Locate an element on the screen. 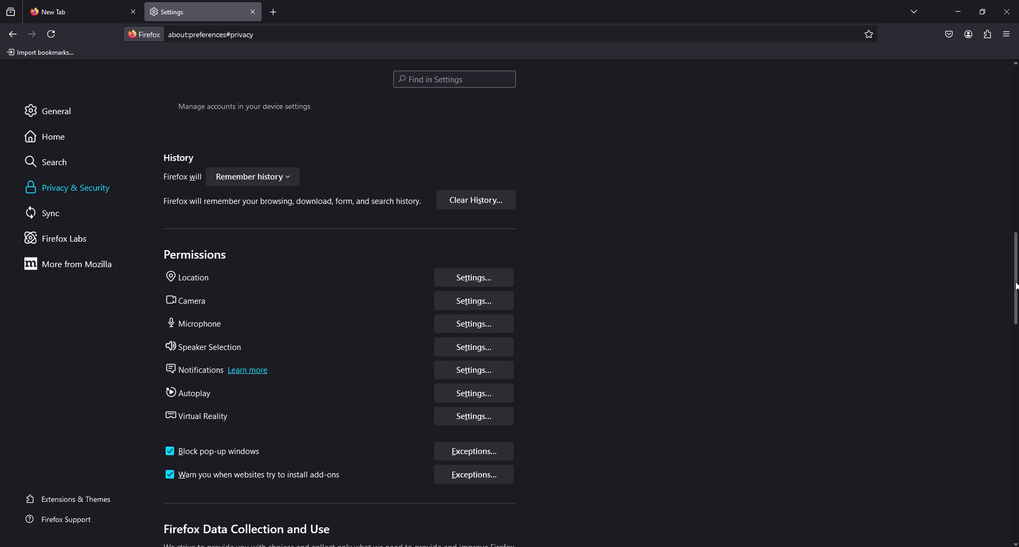  permissions is located at coordinates (198, 255).